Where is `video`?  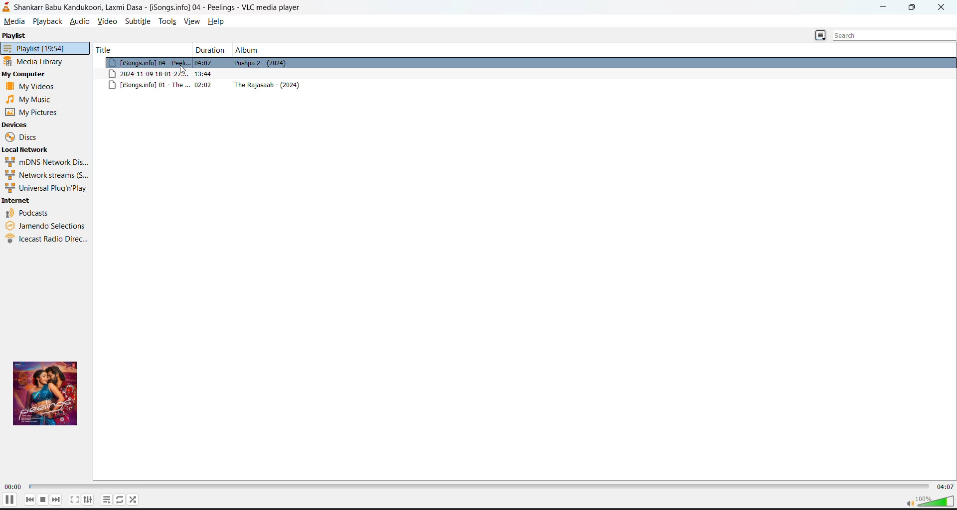
video is located at coordinates (107, 21).